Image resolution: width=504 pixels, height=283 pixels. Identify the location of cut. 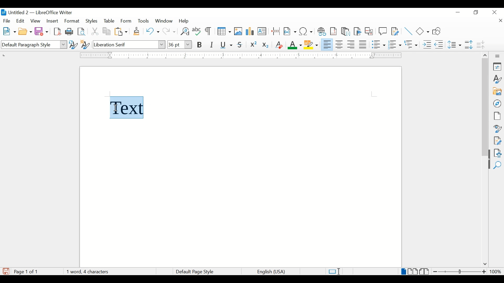
(95, 31).